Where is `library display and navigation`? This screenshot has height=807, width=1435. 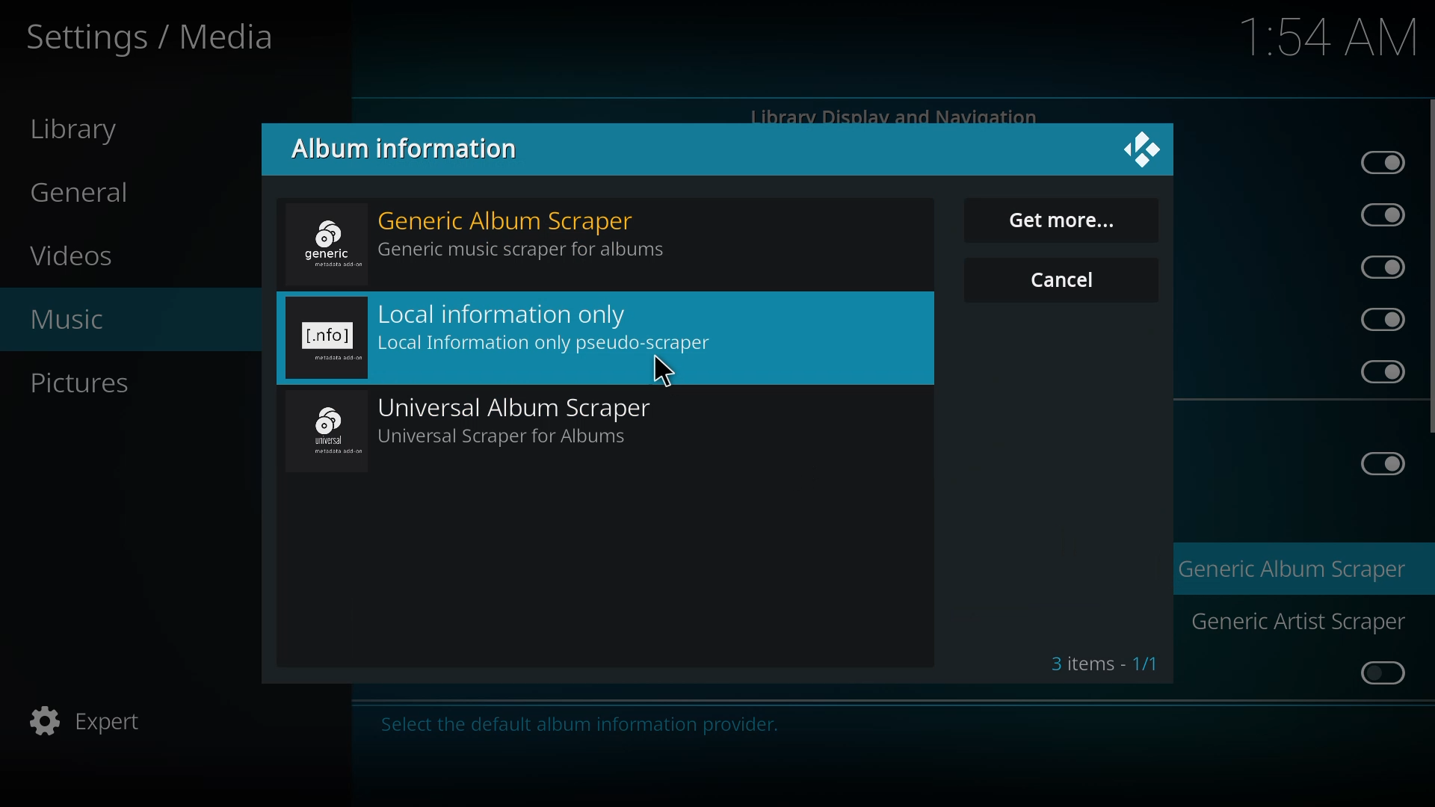
library display and navigation is located at coordinates (894, 115).